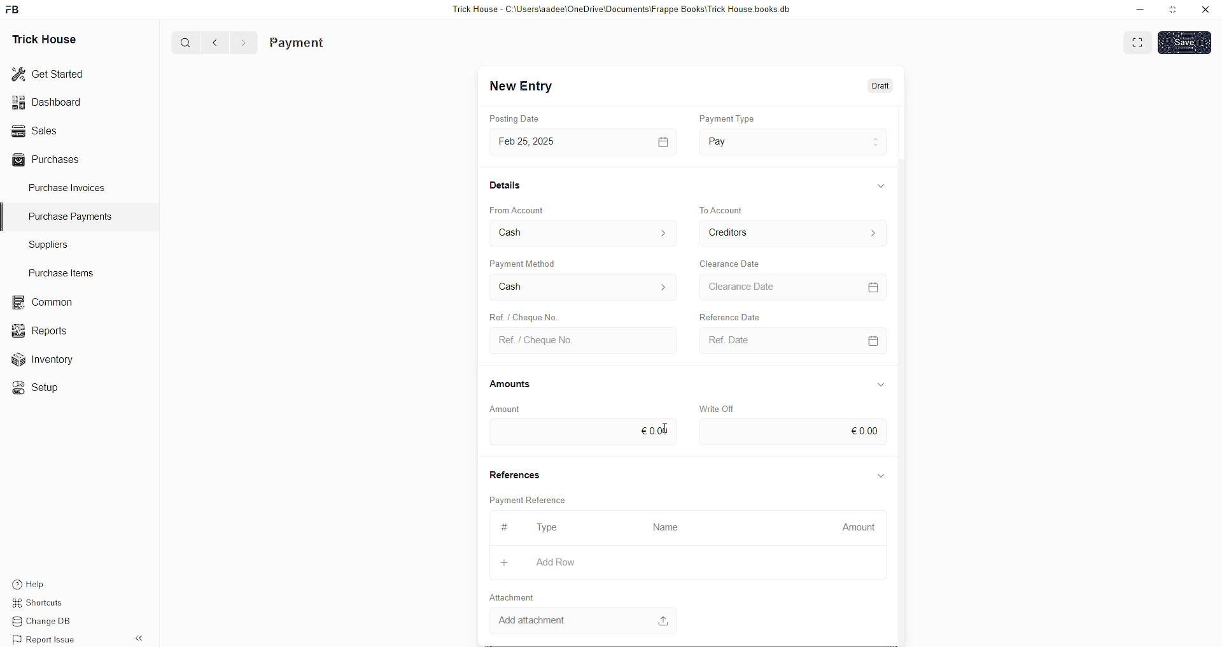 The image size is (1222, 647). What do you see at coordinates (509, 408) in the screenshot?
I see `Amount` at bounding box center [509, 408].